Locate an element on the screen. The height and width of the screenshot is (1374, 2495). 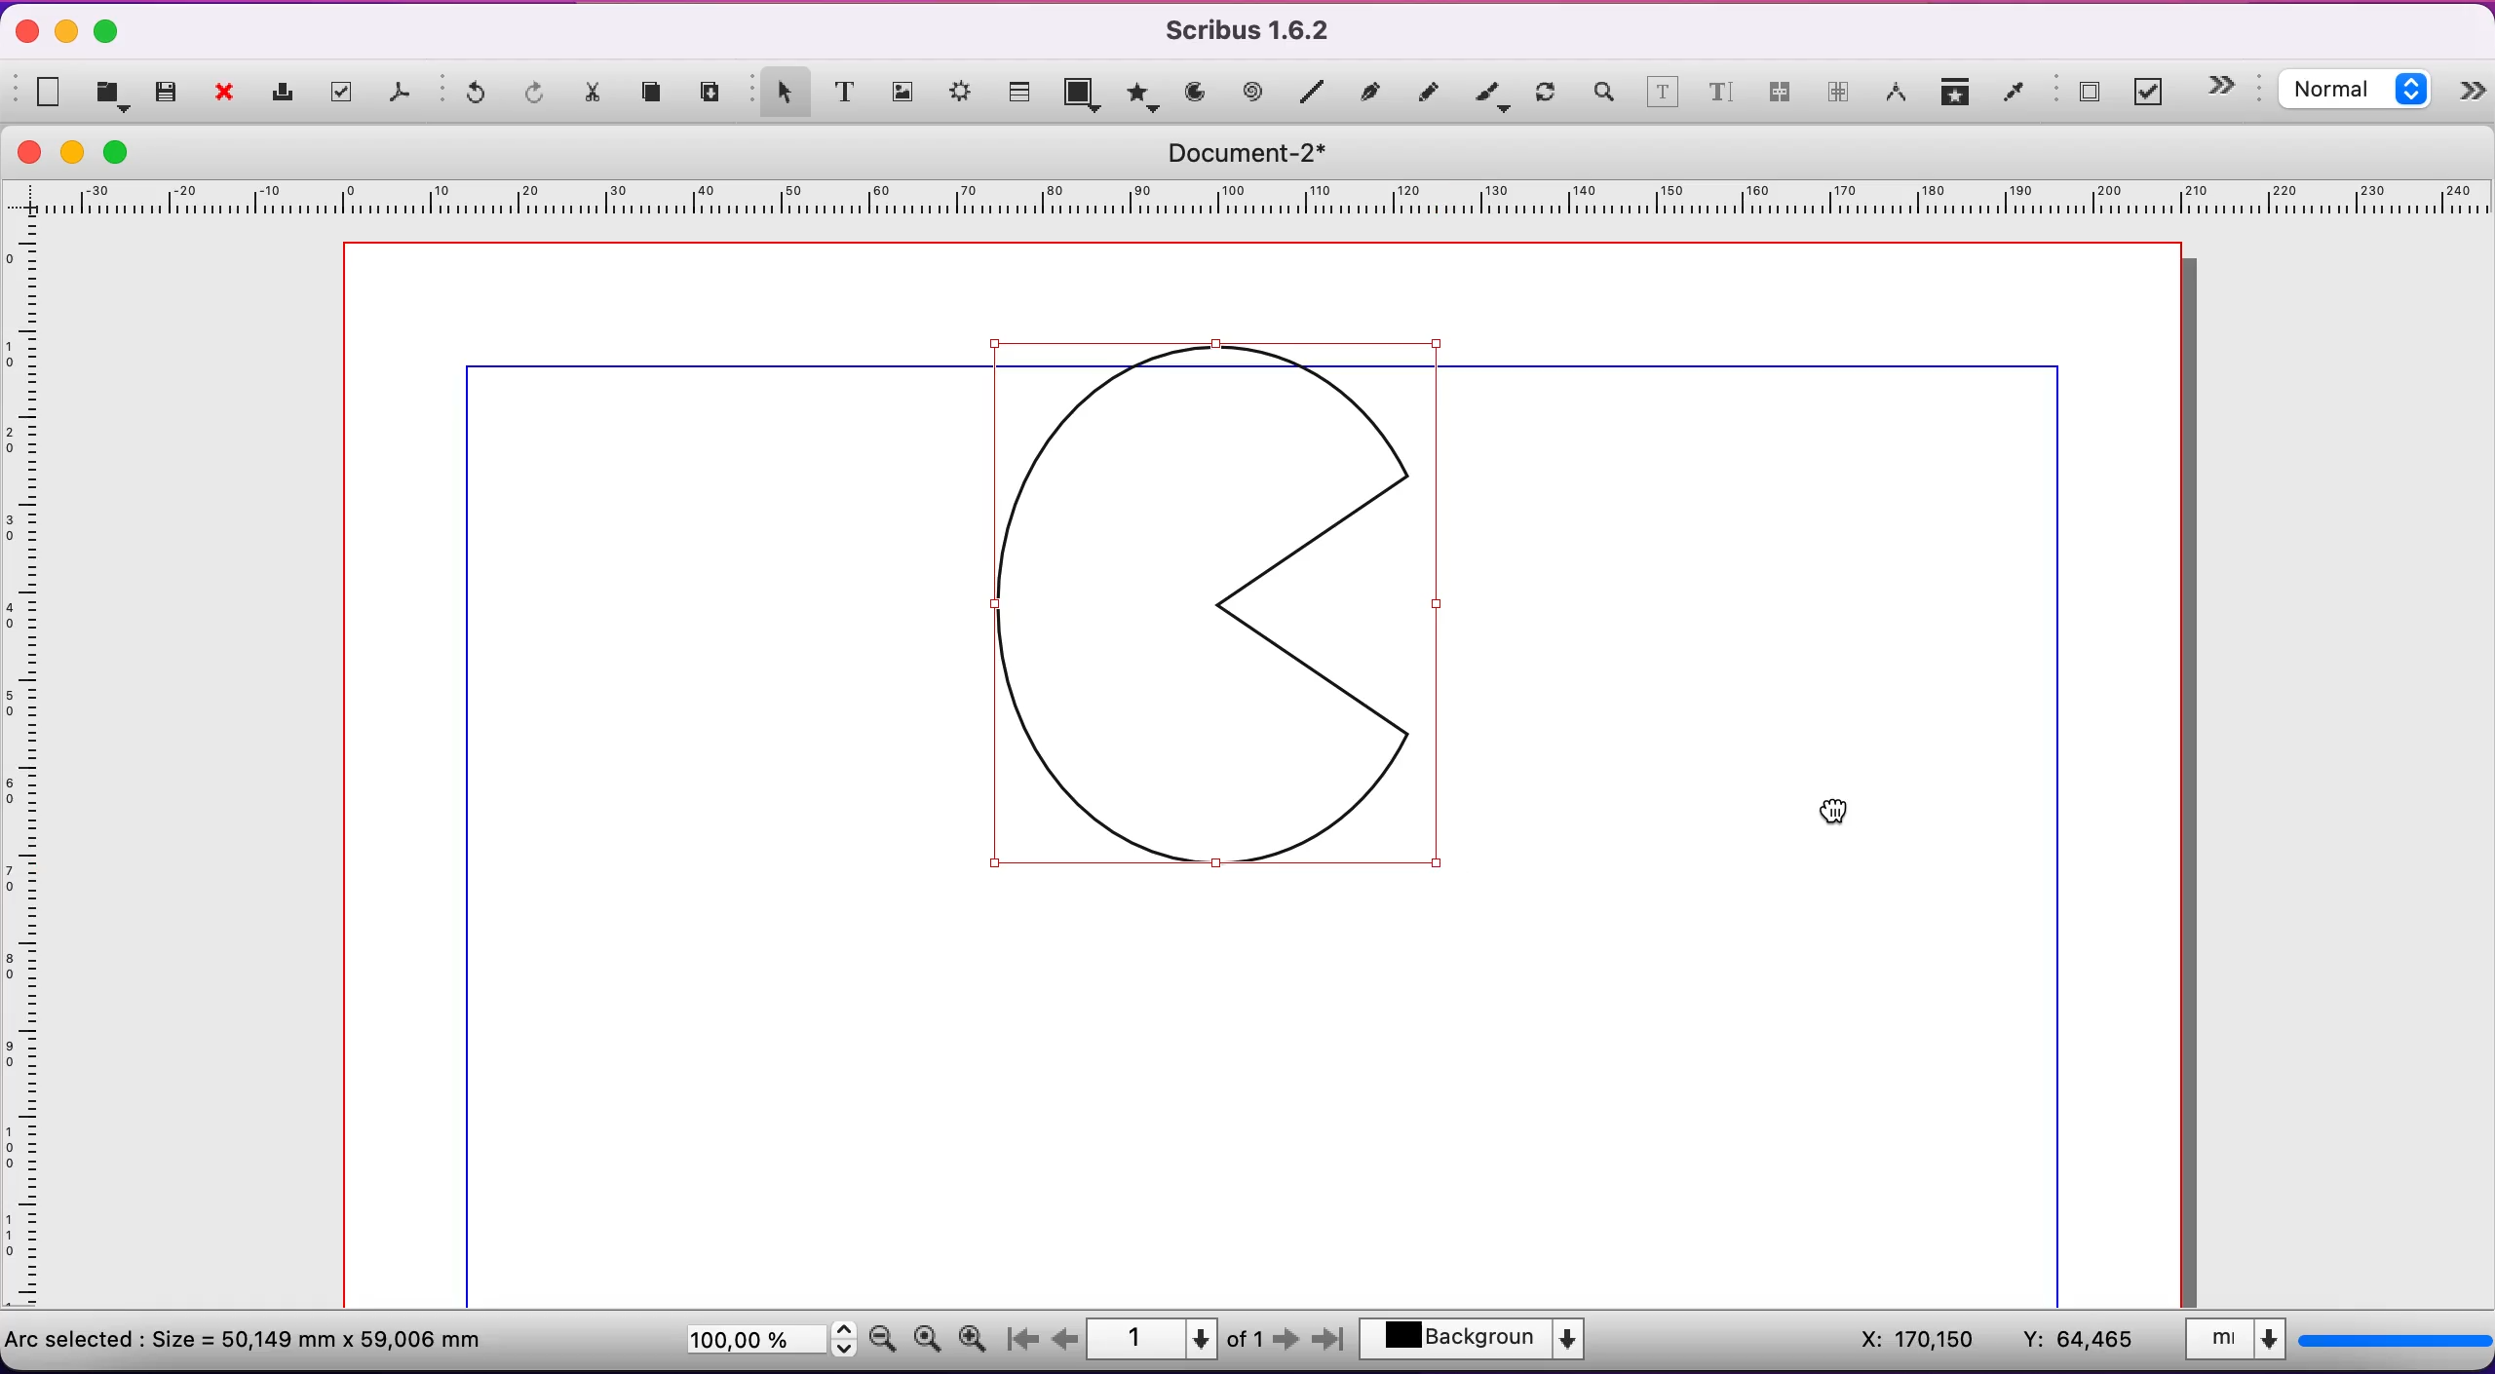
zoom in or zoom out is located at coordinates (1602, 95).